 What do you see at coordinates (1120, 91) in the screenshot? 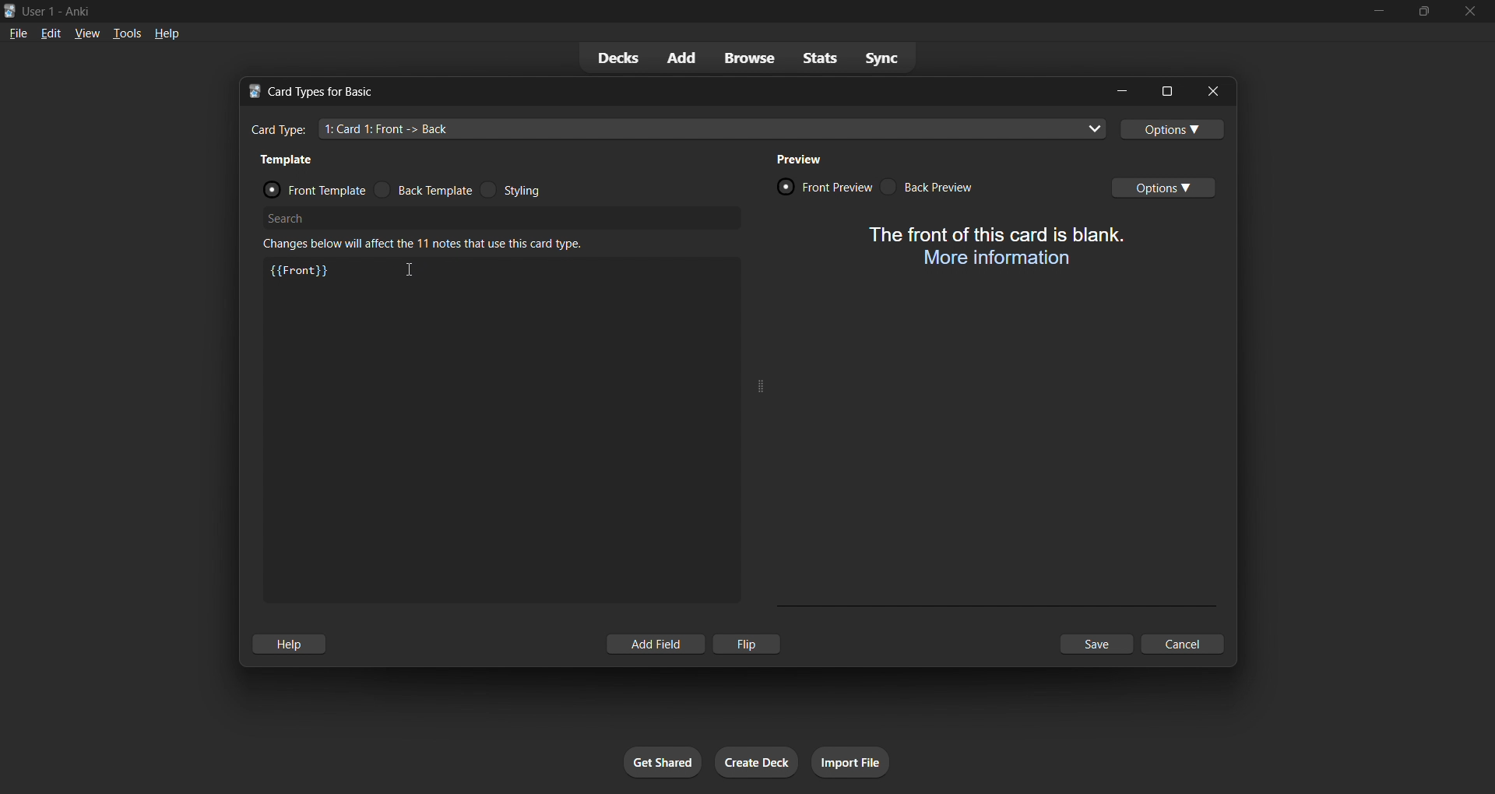
I see `minimize` at bounding box center [1120, 91].